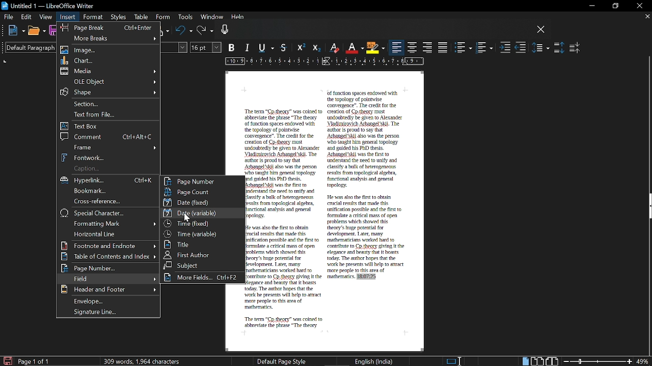 Image resolution: width=652 pixels, height=366 pixels. What do you see at coordinates (201, 223) in the screenshot?
I see `Time fixed` at bounding box center [201, 223].